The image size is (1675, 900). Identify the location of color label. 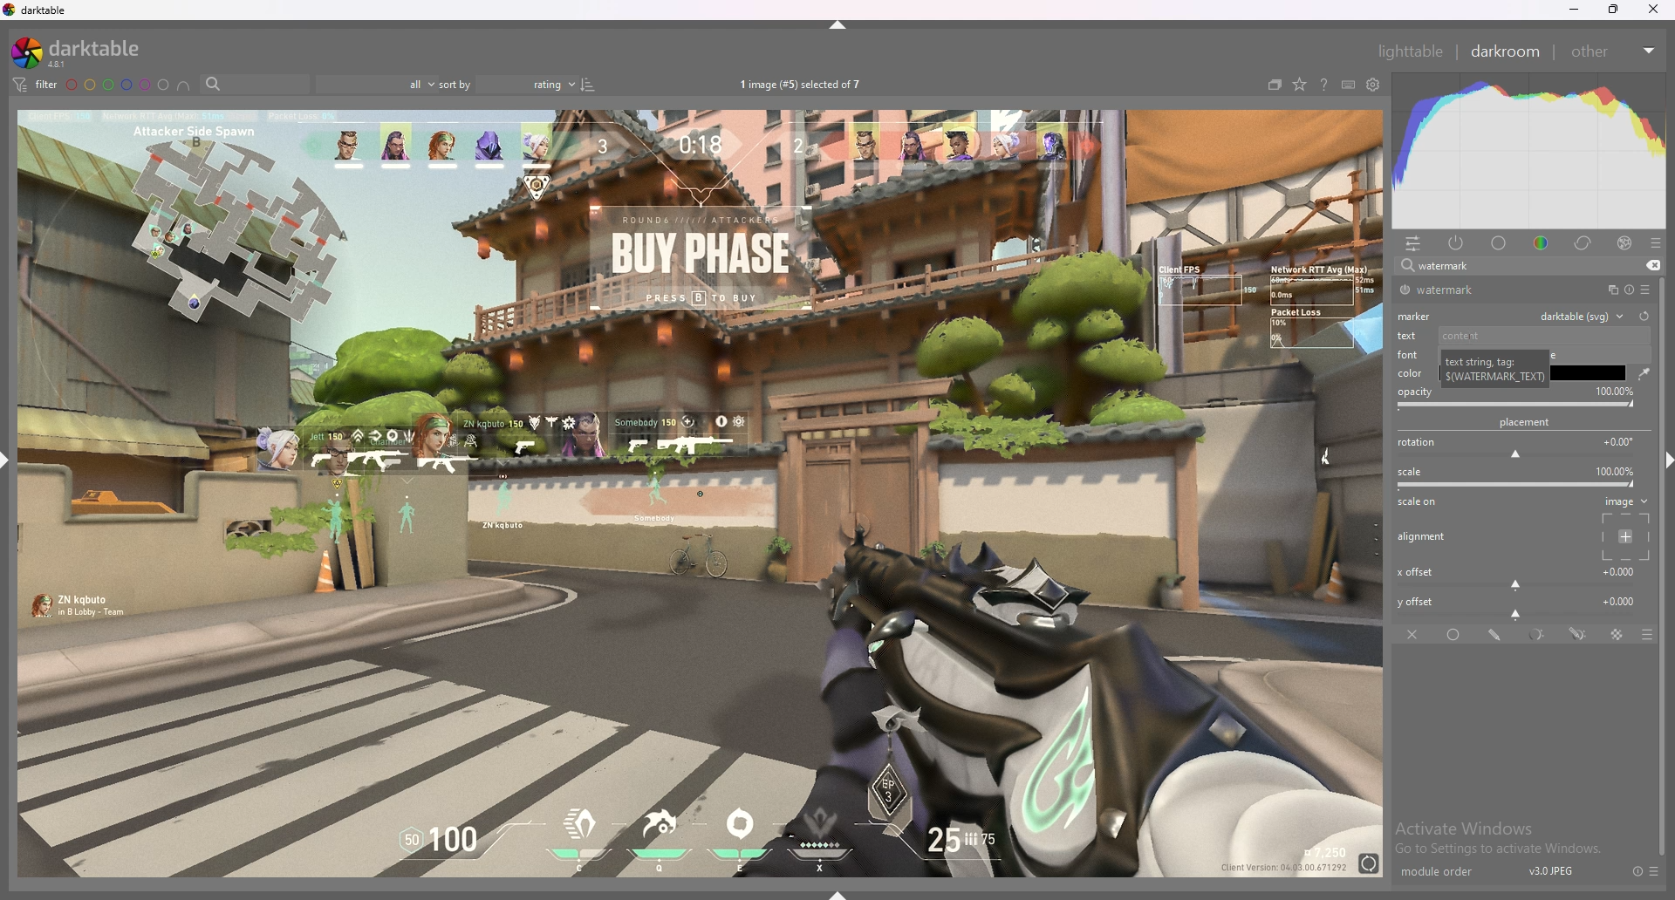
(119, 85).